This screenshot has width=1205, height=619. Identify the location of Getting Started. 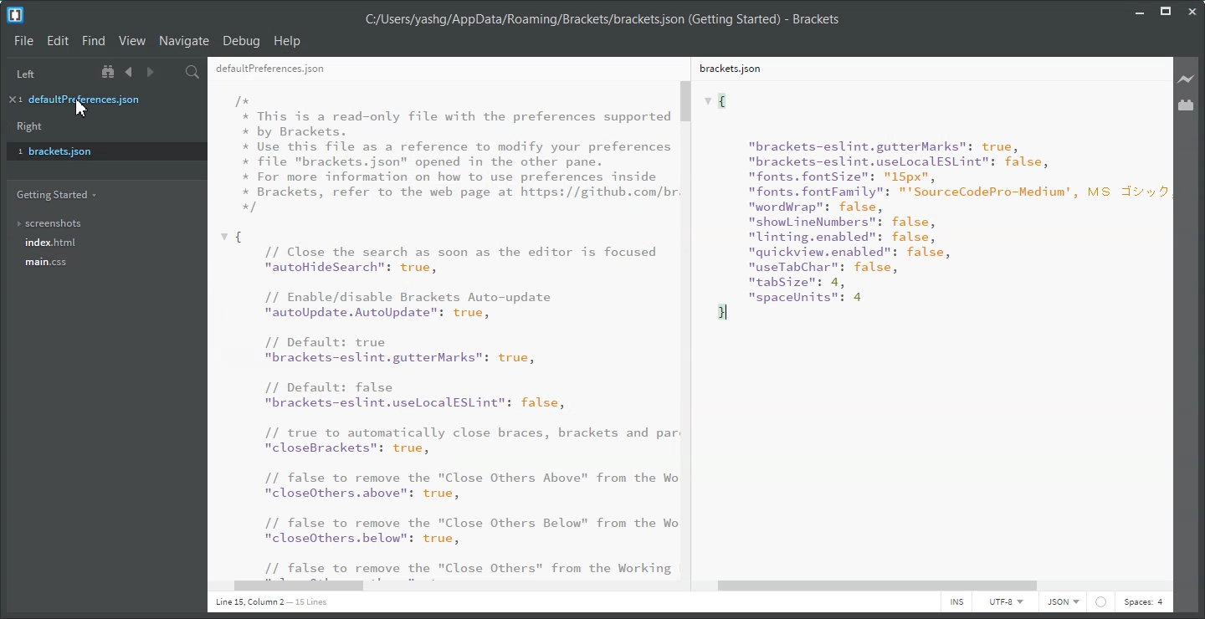
(56, 194).